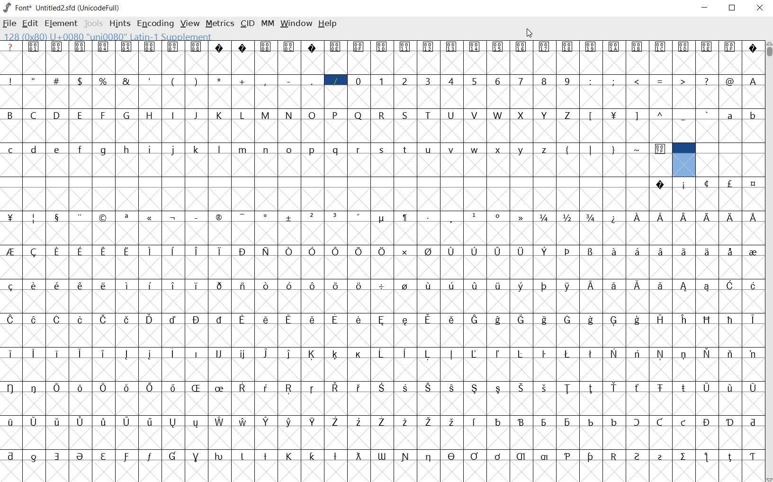  Describe the element at coordinates (336, 422) in the screenshot. I see `Symbol` at that location.